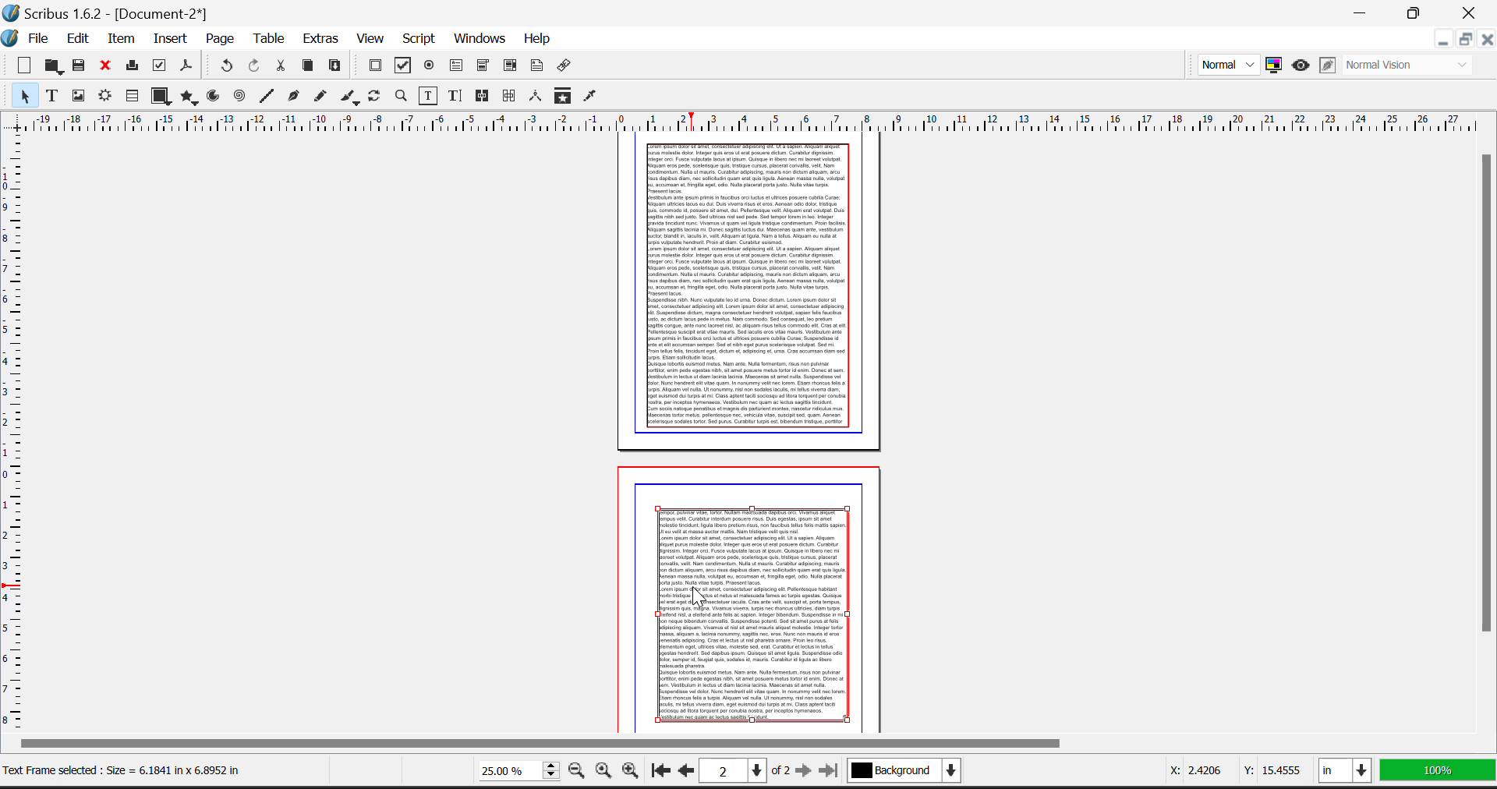 This screenshot has width=1497, height=789. What do you see at coordinates (567, 68) in the screenshot?
I see `Link Annotation` at bounding box center [567, 68].